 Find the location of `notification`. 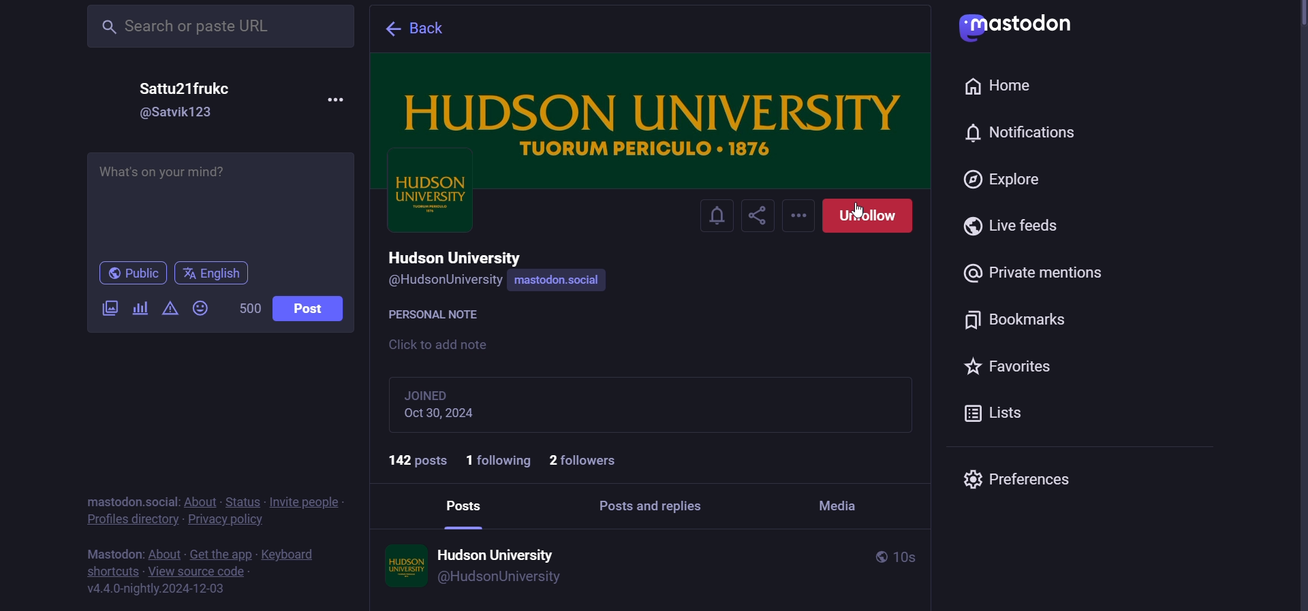

notification is located at coordinates (1016, 133).